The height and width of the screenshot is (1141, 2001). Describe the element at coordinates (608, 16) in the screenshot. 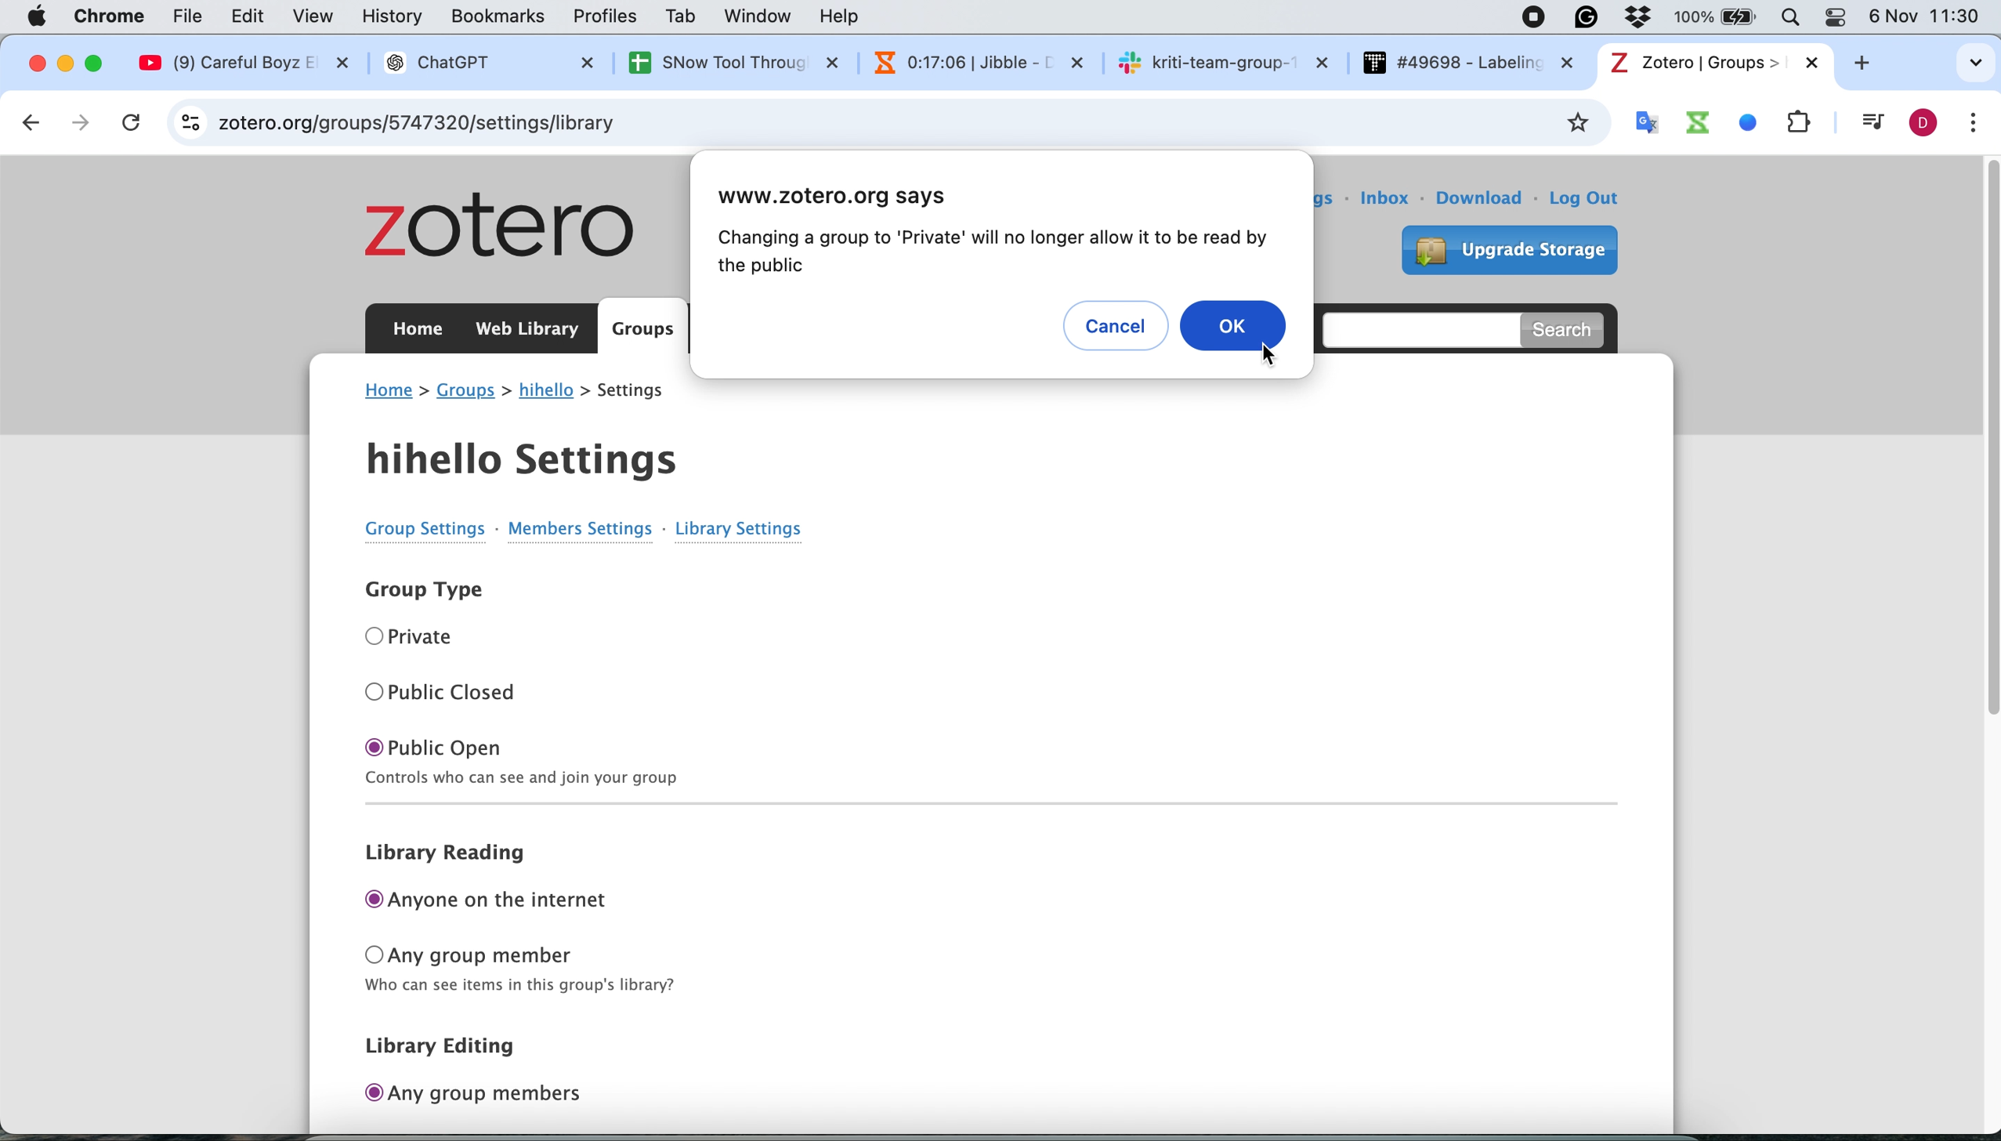

I see `profiles` at that location.